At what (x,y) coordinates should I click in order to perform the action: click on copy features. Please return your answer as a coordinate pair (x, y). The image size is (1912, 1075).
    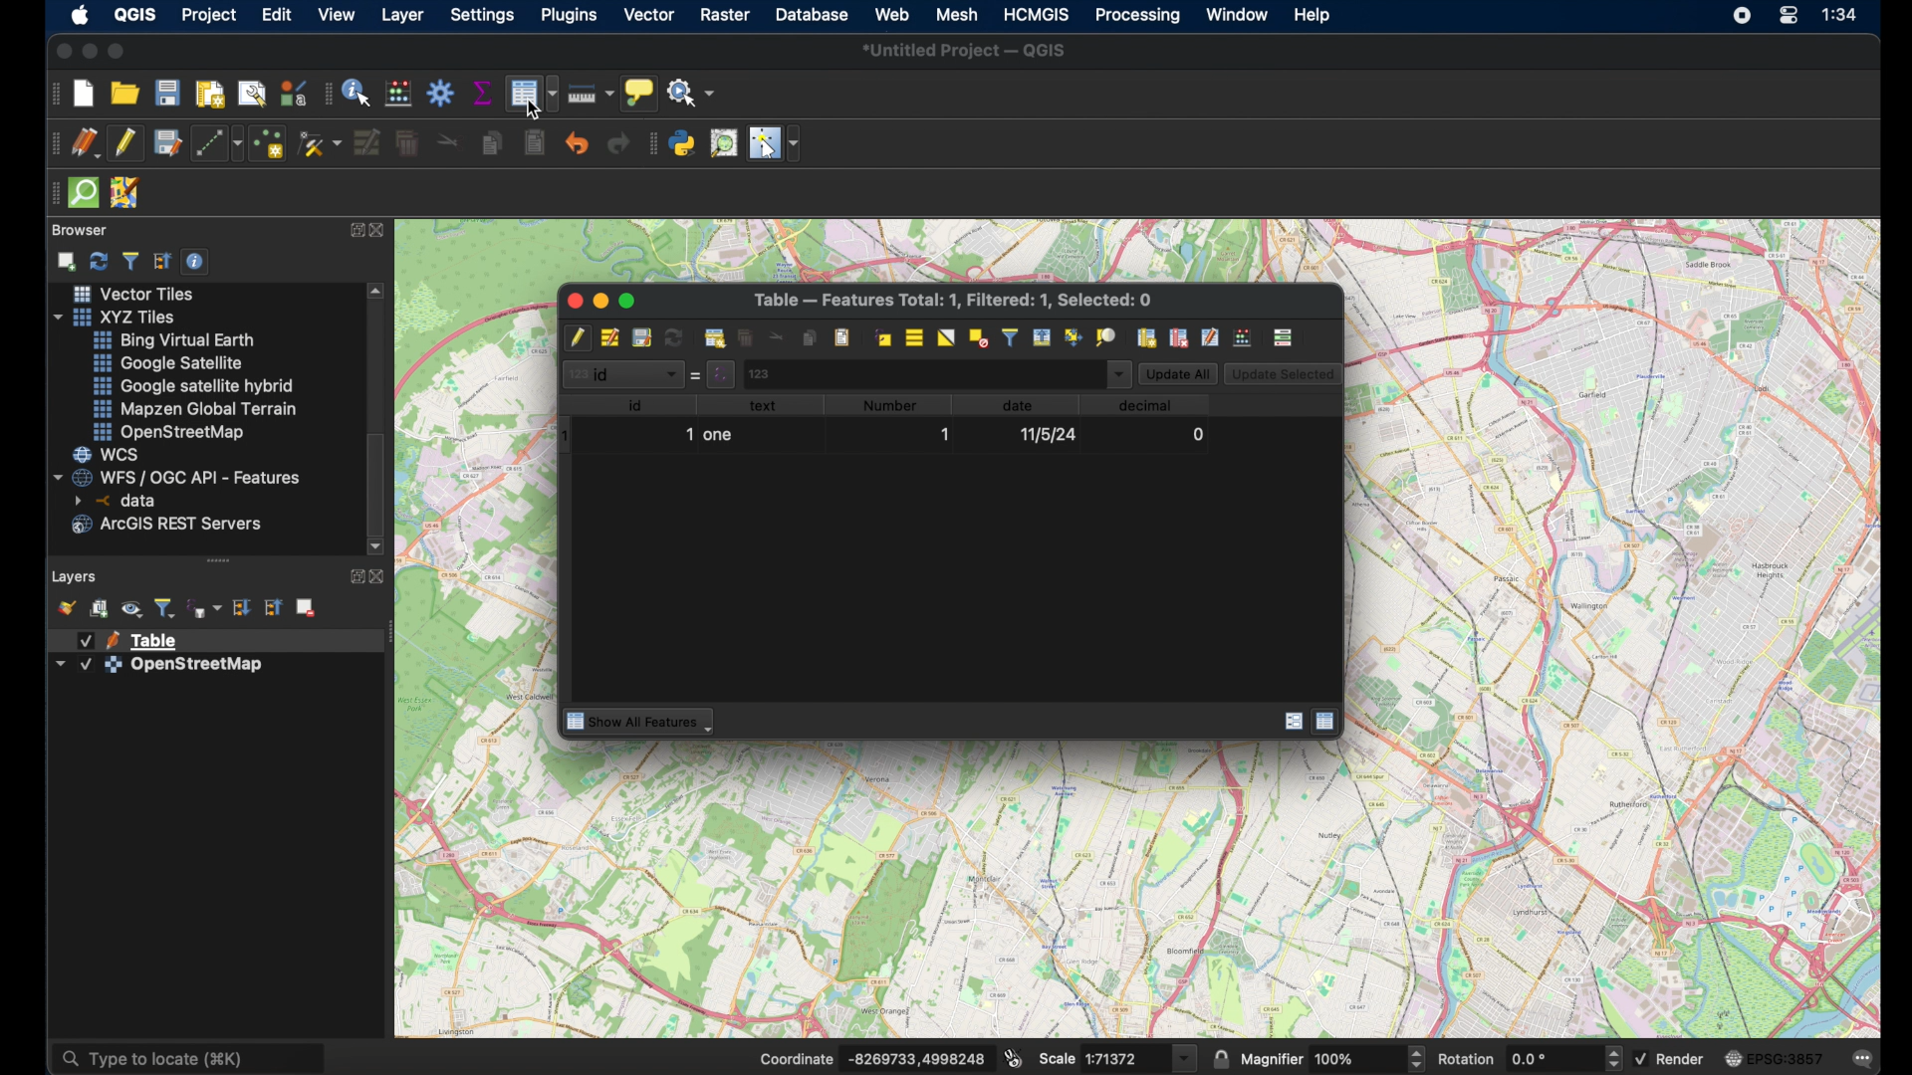
    Looking at the image, I should click on (811, 336).